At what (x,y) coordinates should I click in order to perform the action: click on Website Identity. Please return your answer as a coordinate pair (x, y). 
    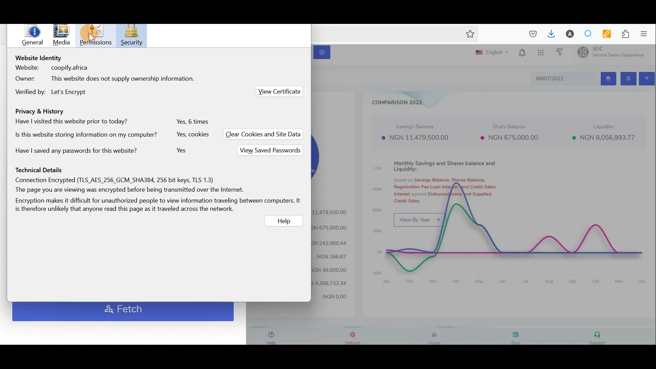
    Looking at the image, I should click on (110, 77).